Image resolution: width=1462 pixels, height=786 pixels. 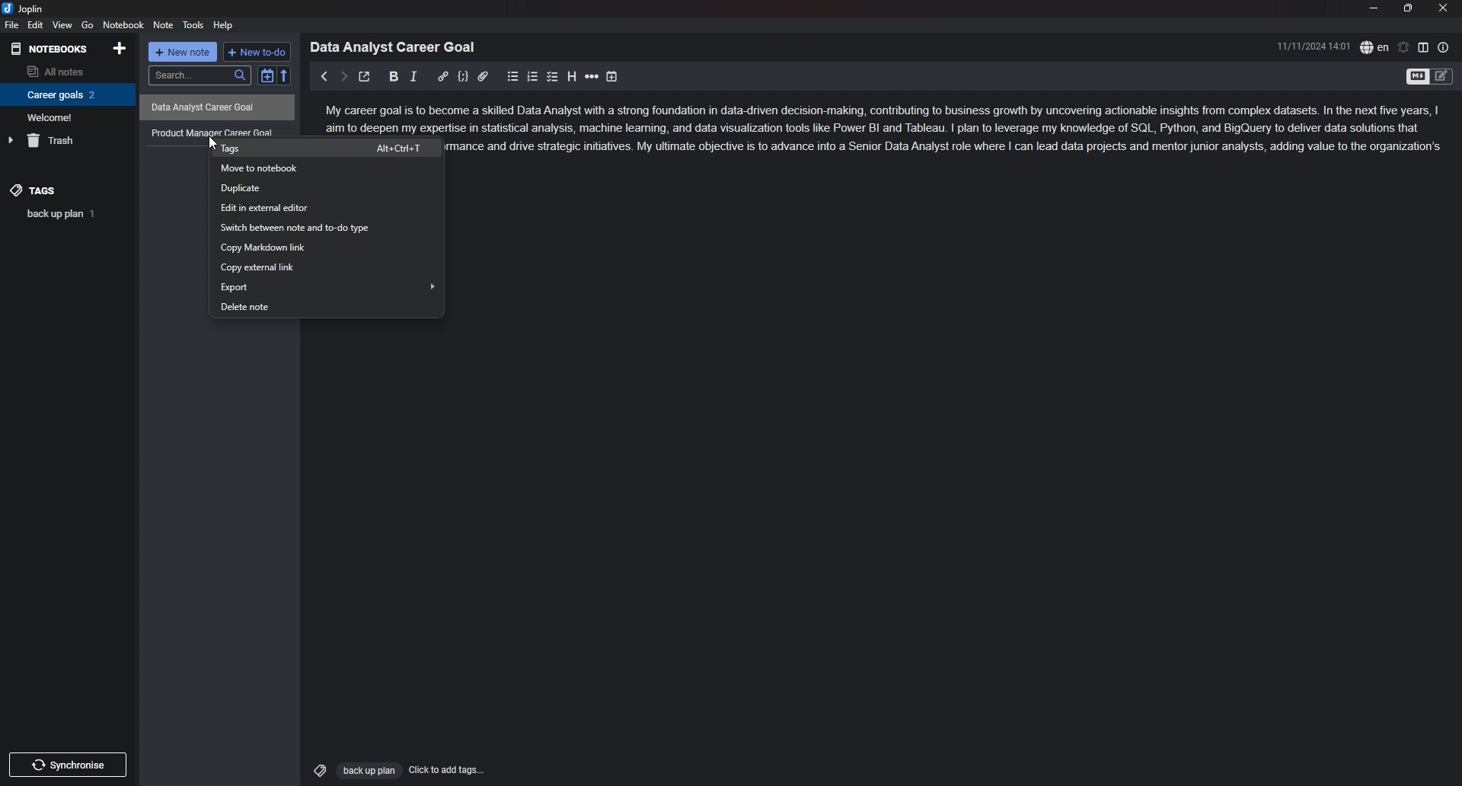 I want to click on hyperlink, so click(x=442, y=77).